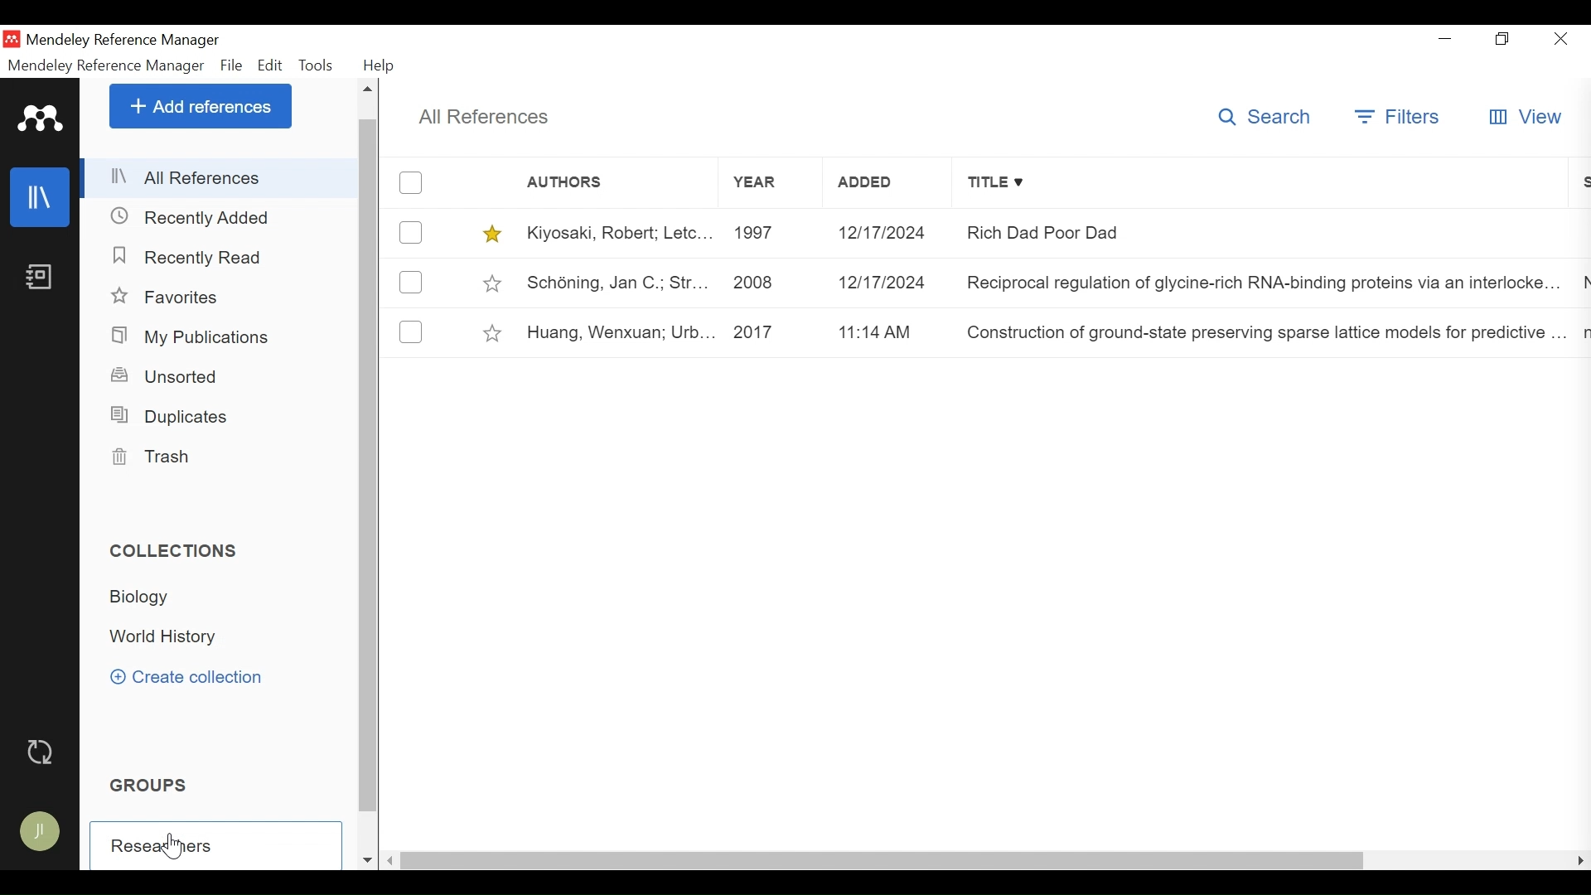 The width and height of the screenshot is (1591, 895). What do you see at coordinates (173, 549) in the screenshot?
I see `Collection` at bounding box center [173, 549].